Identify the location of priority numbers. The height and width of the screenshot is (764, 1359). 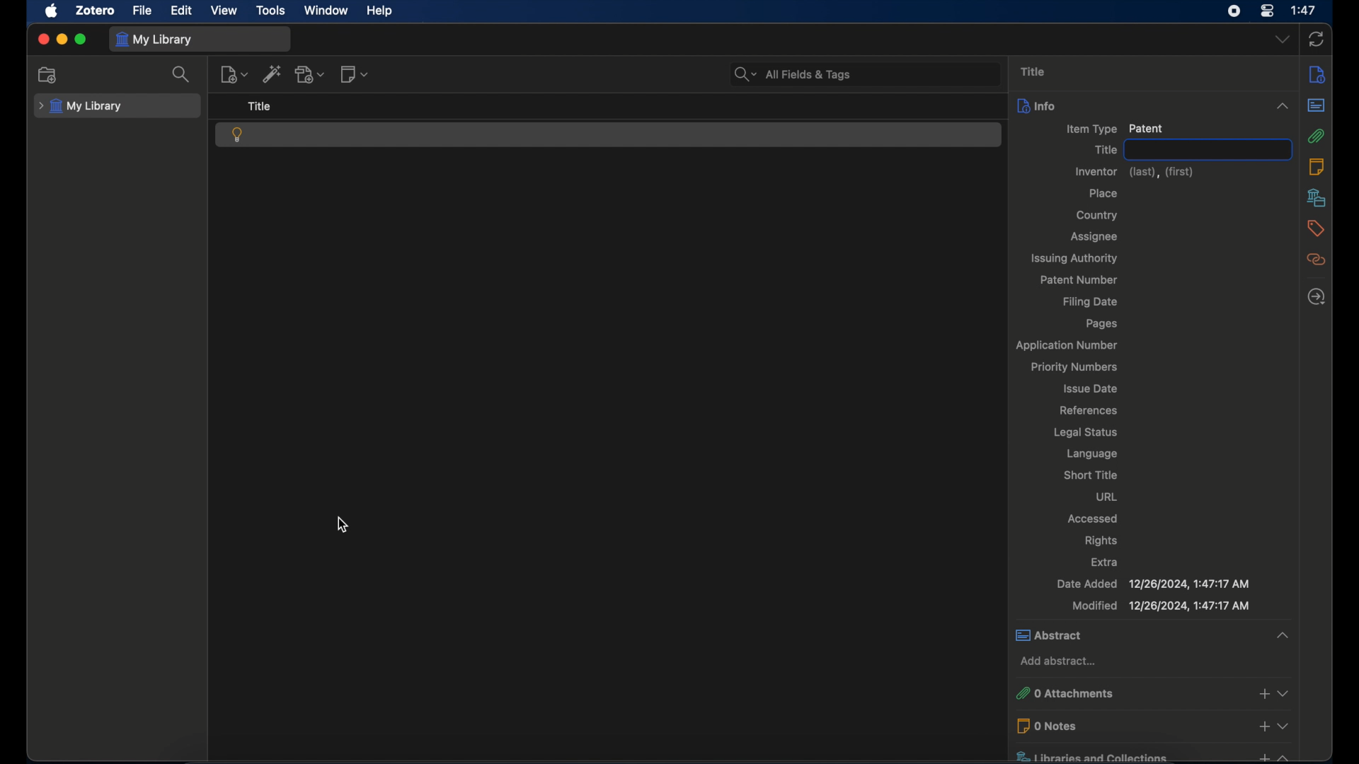
(1075, 367).